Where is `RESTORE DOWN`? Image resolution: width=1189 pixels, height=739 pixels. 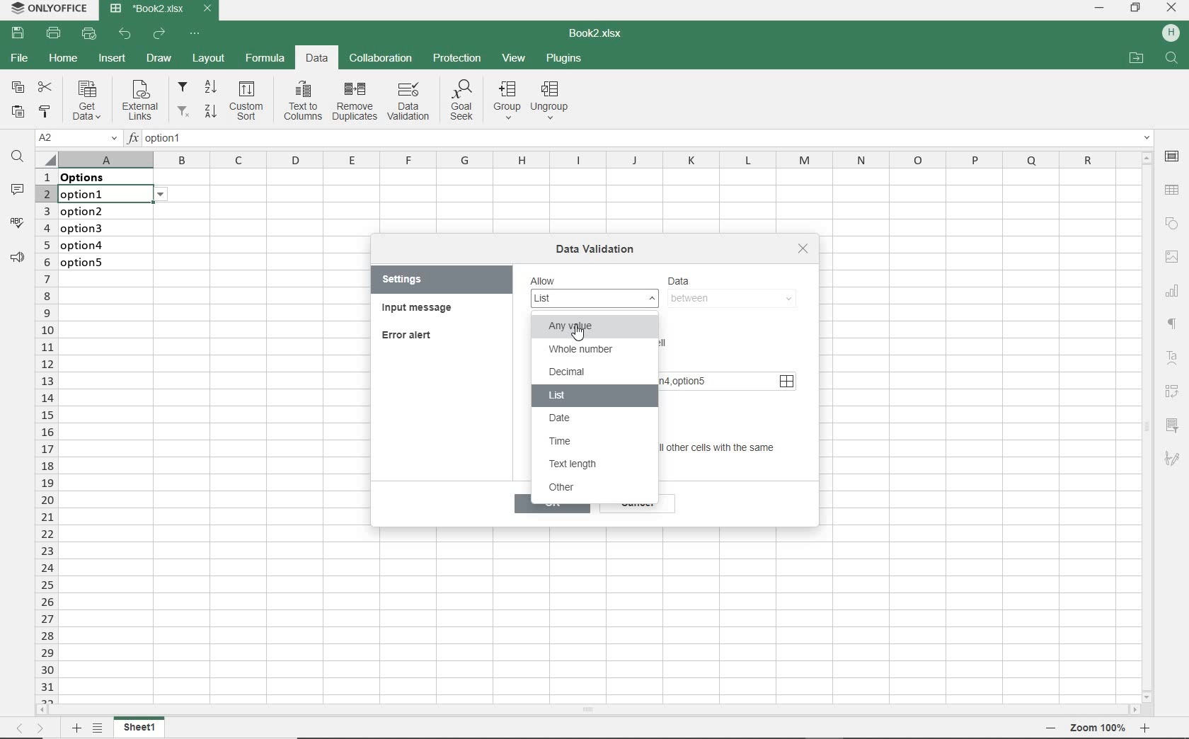
RESTORE DOWN is located at coordinates (1136, 9).